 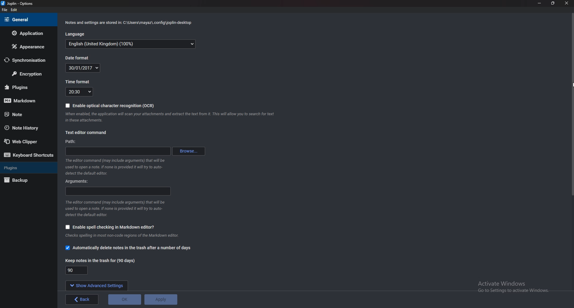 What do you see at coordinates (28, 155) in the screenshot?
I see `Keyboard shortcuts` at bounding box center [28, 155].